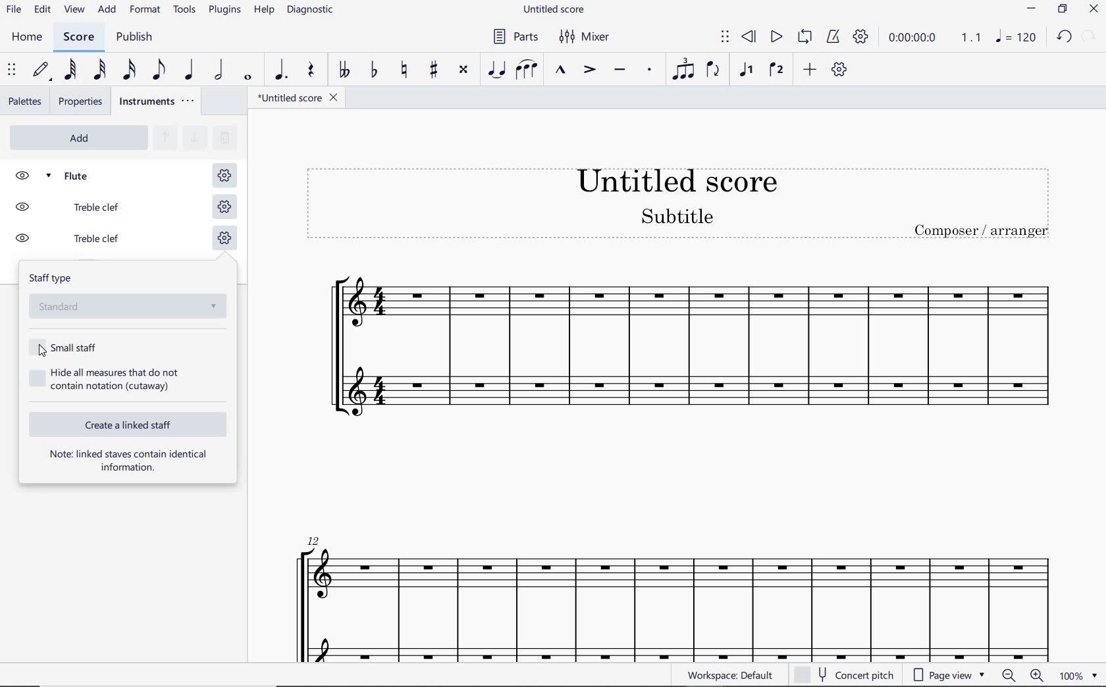 This screenshot has width=1106, height=687. Describe the element at coordinates (297, 98) in the screenshot. I see `file name` at that location.